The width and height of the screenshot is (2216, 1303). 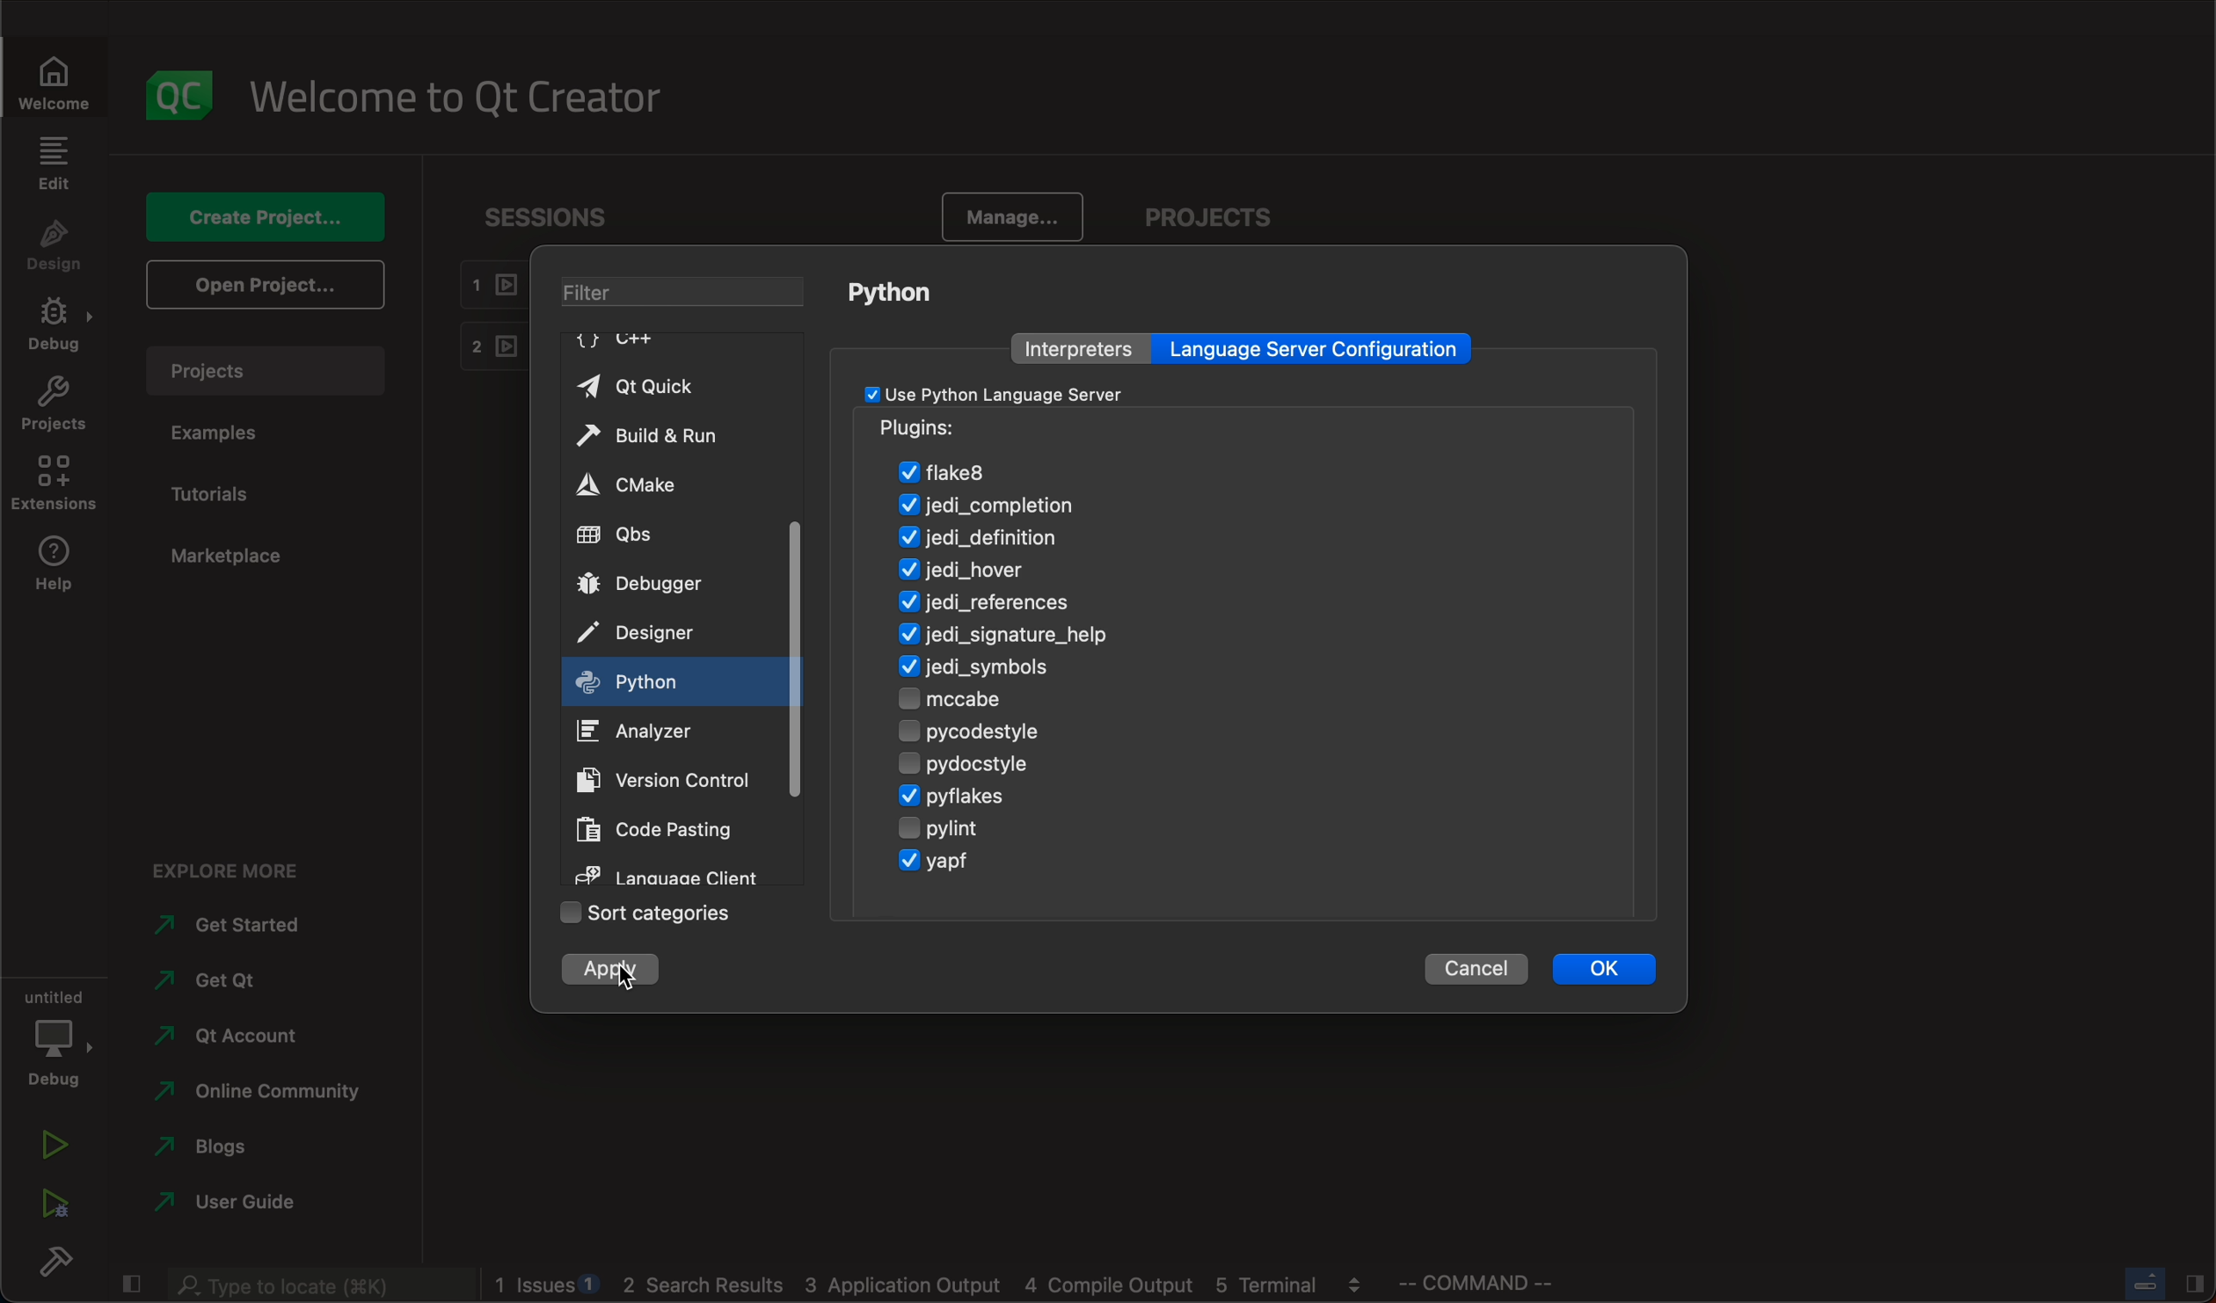 I want to click on designer, so click(x=658, y=629).